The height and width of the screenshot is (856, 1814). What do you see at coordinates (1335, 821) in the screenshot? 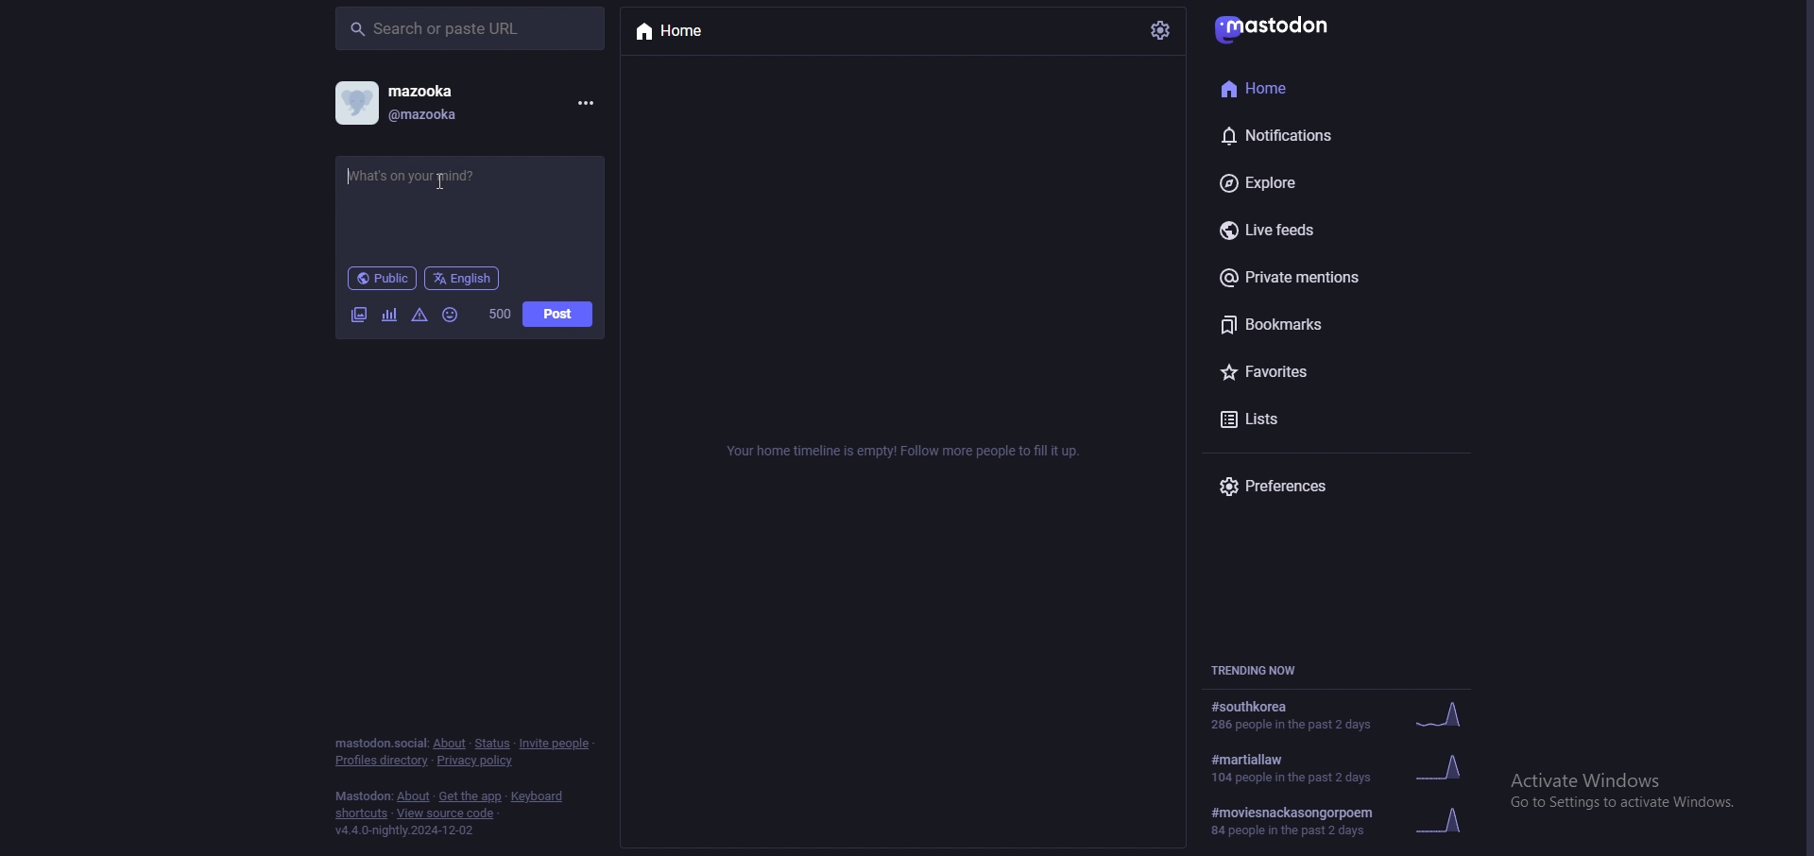
I see `trending` at bounding box center [1335, 821].